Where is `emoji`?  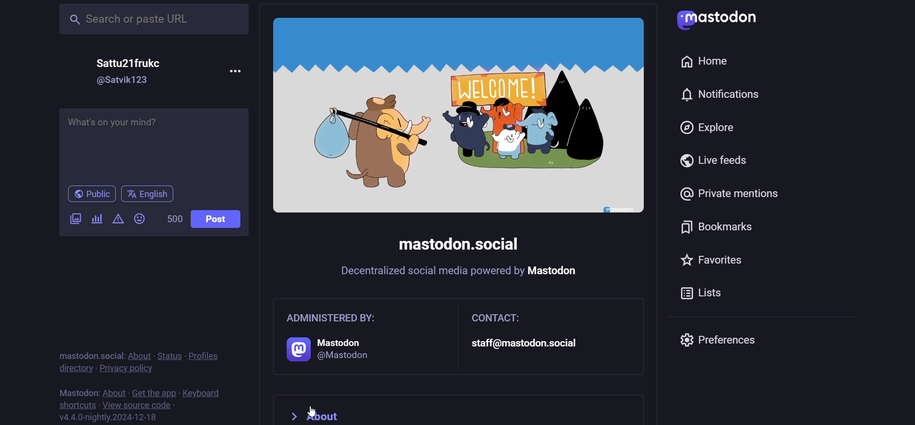
emoji is located at coordinates (141, 218).